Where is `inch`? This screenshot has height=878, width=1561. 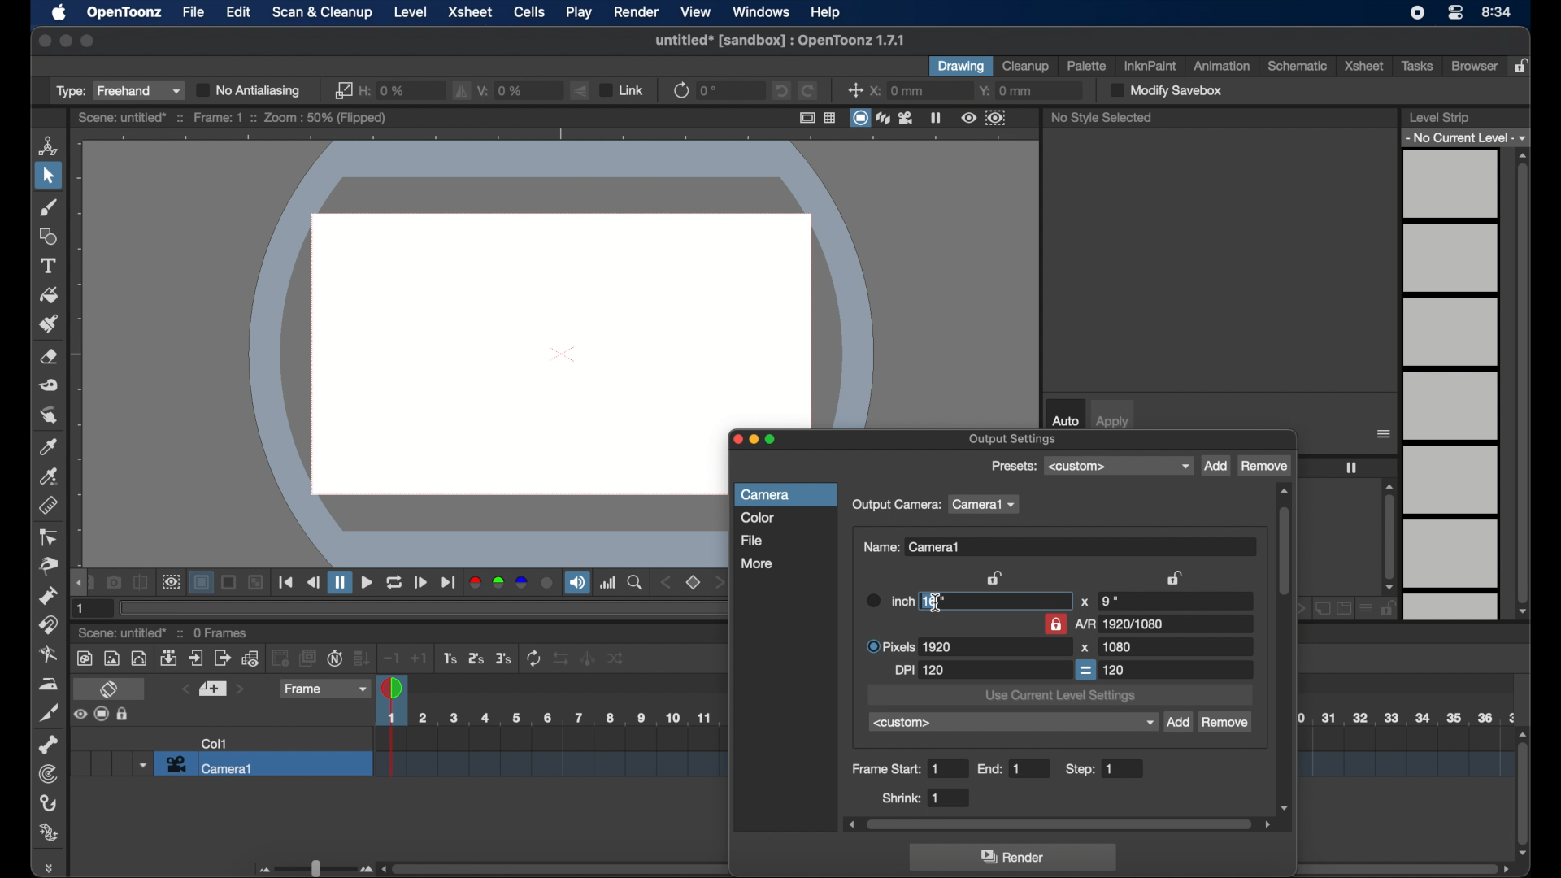
inch is located at coordinates (888, 600).